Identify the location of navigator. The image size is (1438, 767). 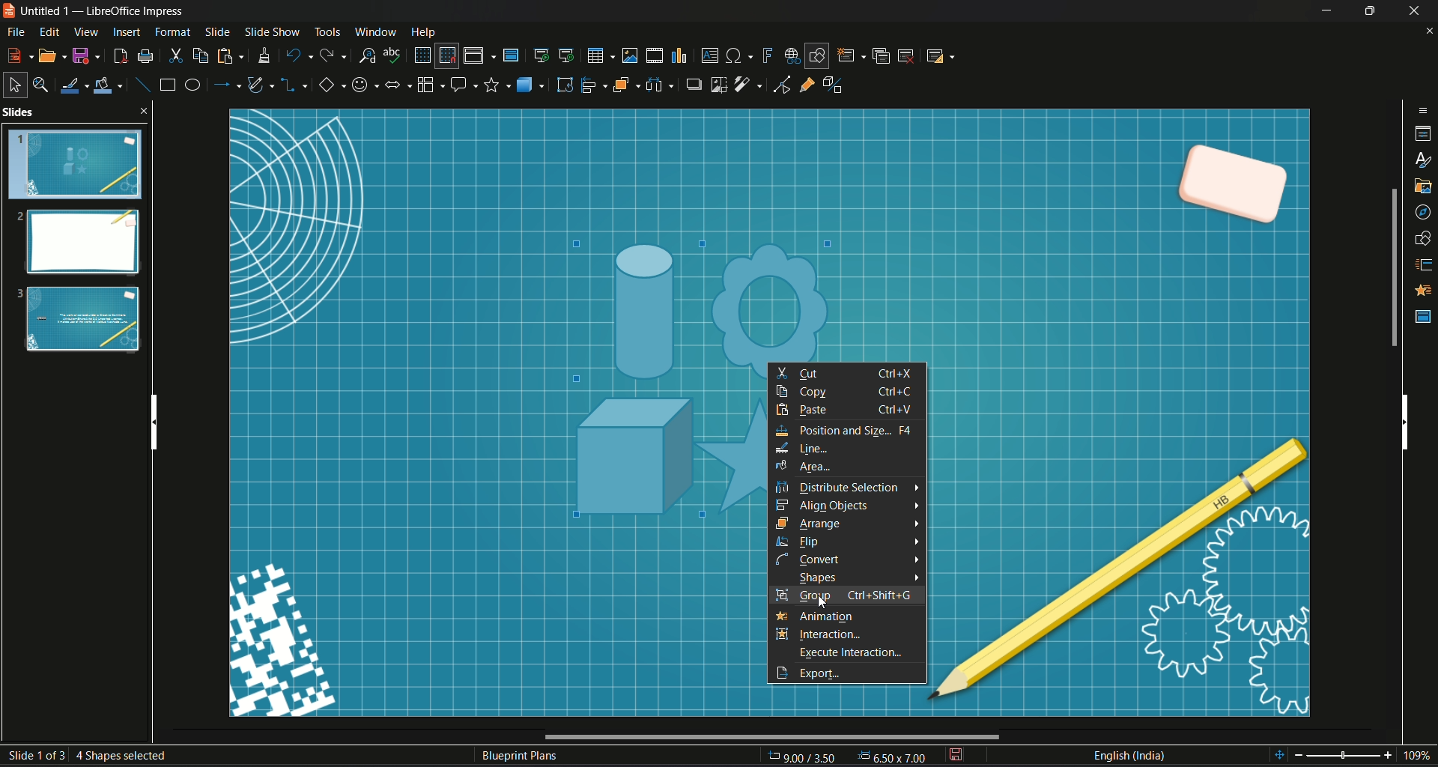
(1423, 214).